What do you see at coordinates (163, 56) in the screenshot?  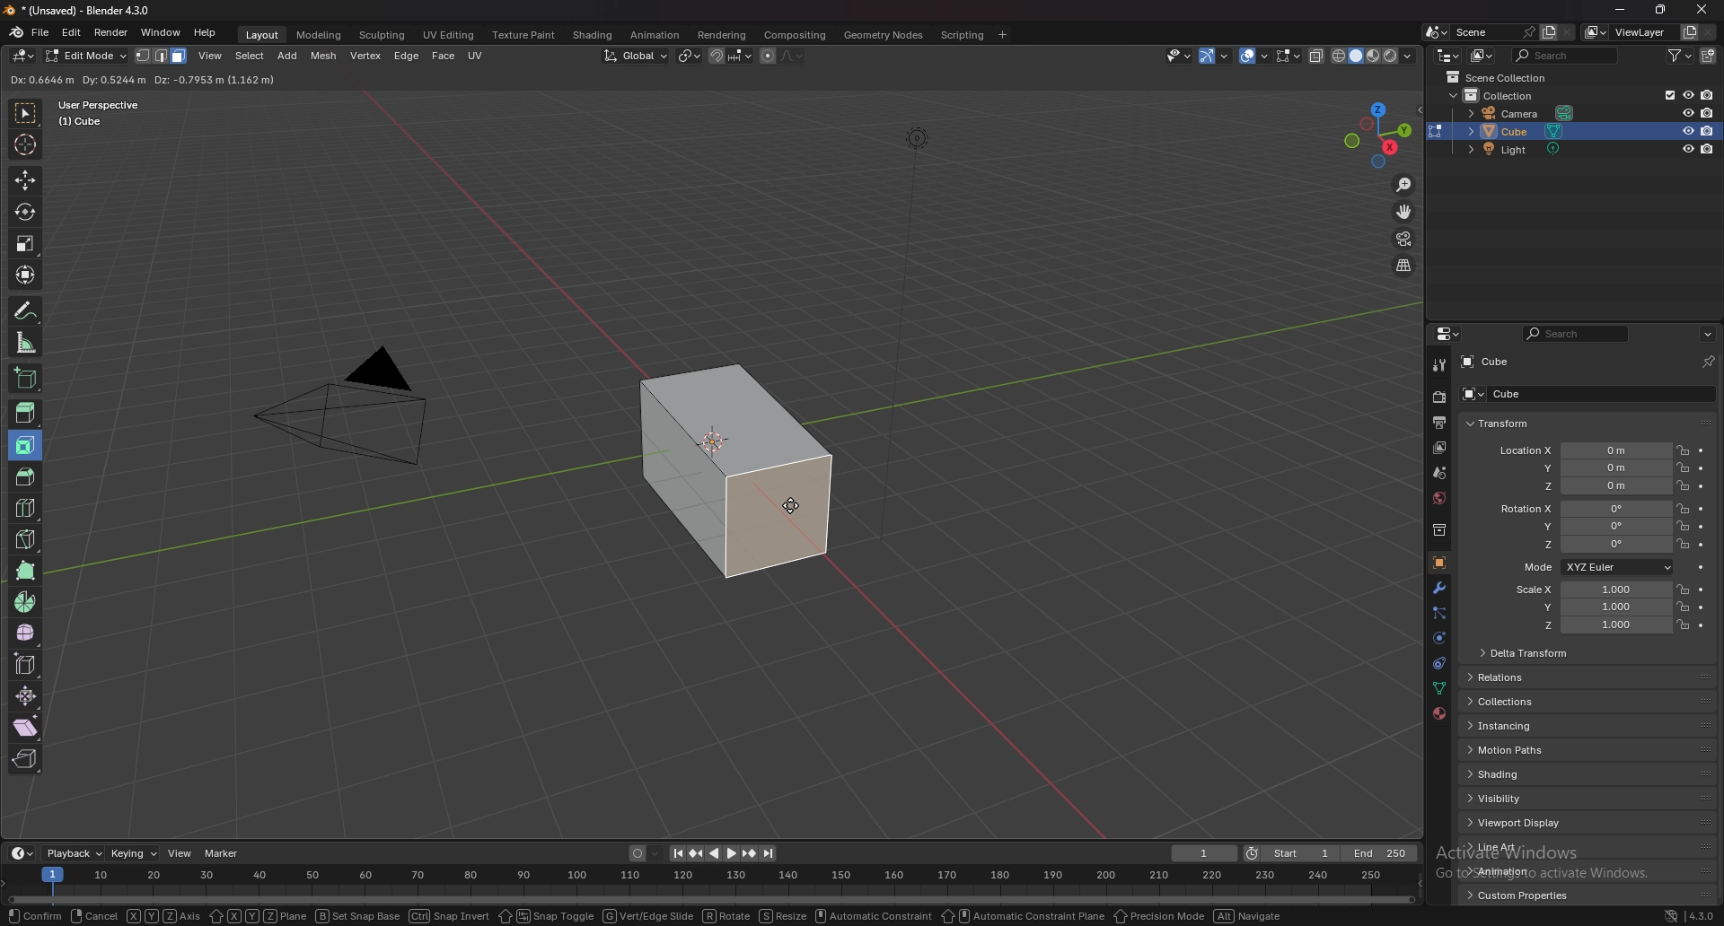 I see `select mode` at bounding box center [163, 56].